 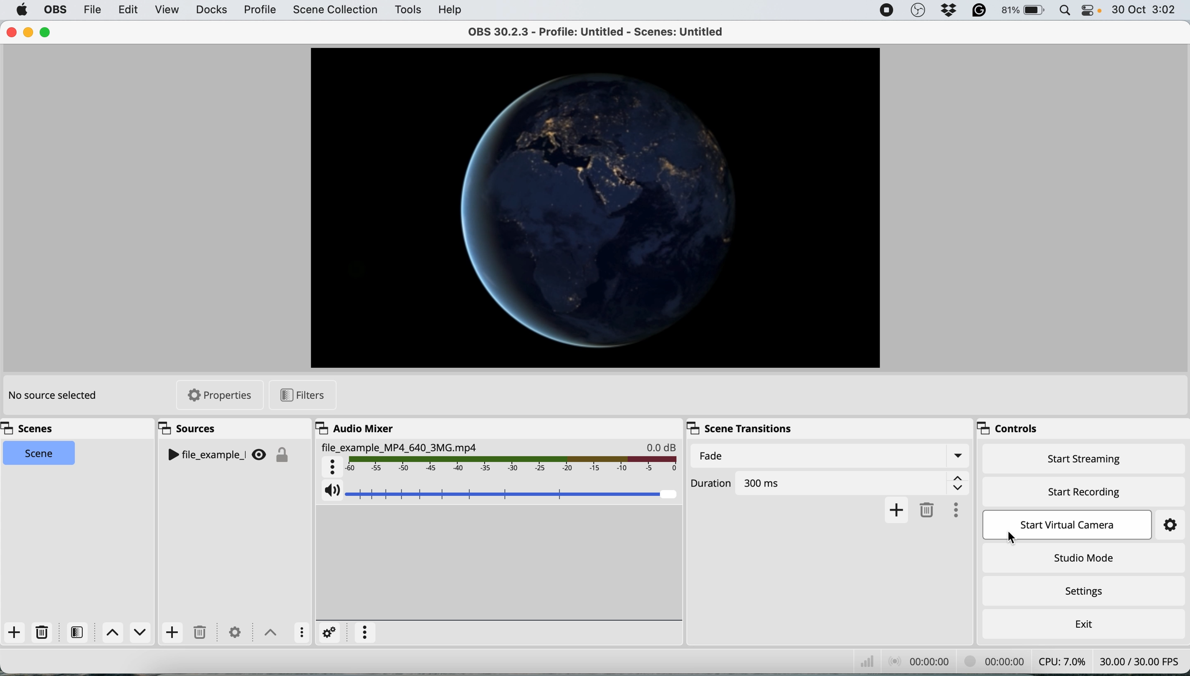 What do you see at coordinates (1079, 490) in the screenshot?
I see `start recording` at bounding box center [1079, 490].